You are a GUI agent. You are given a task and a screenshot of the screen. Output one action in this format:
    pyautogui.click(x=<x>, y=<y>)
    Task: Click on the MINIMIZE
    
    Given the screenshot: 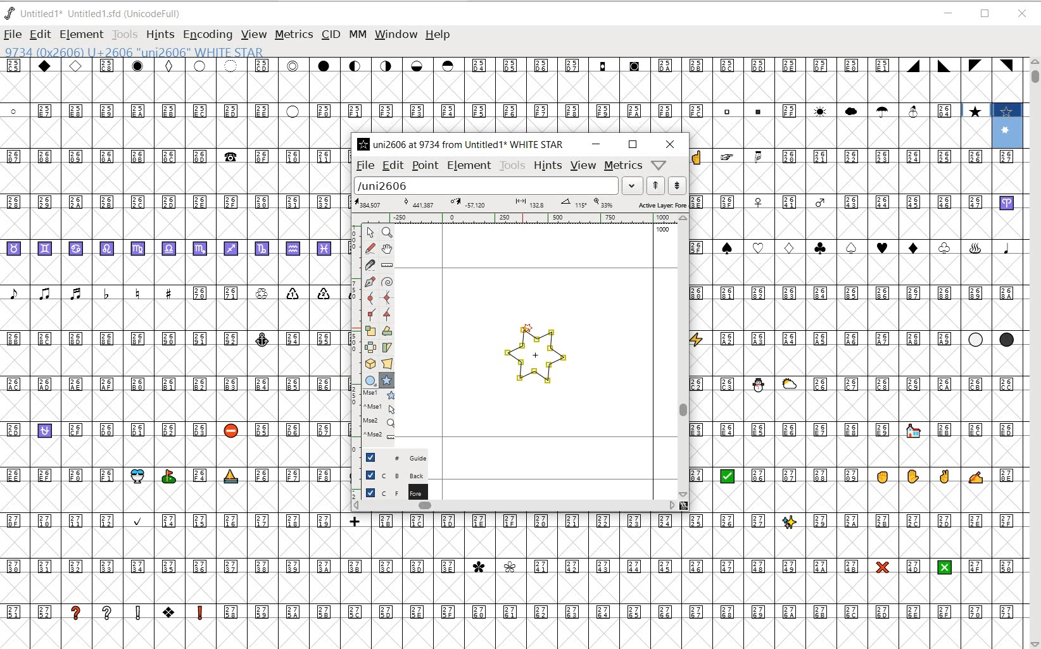 What is the action you would take?
    pyautogui.click(x=948, y=13)
    